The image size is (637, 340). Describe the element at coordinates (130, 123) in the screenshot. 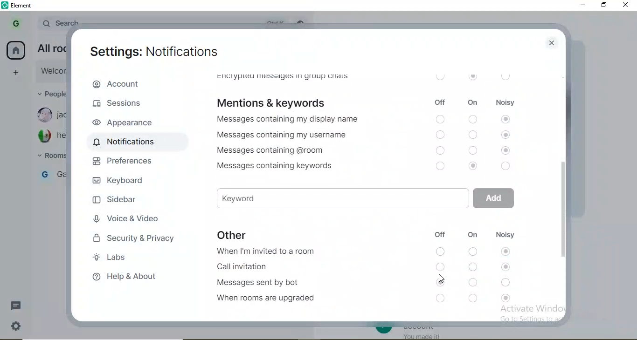

I see `appearances` at that location.